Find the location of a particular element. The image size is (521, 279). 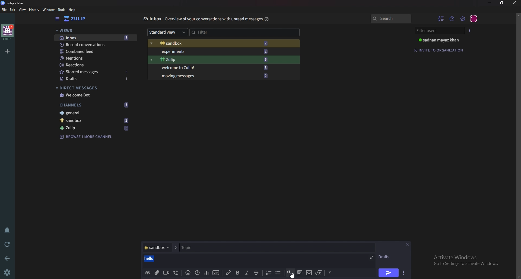

Emoji is located at coordinates (188, 272).